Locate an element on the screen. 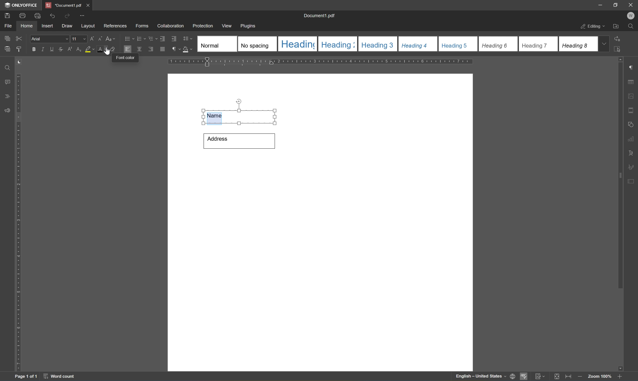 The width and height of the screenshot is (638, 381). presentation1.pdf is located at coordinates (63, 5).